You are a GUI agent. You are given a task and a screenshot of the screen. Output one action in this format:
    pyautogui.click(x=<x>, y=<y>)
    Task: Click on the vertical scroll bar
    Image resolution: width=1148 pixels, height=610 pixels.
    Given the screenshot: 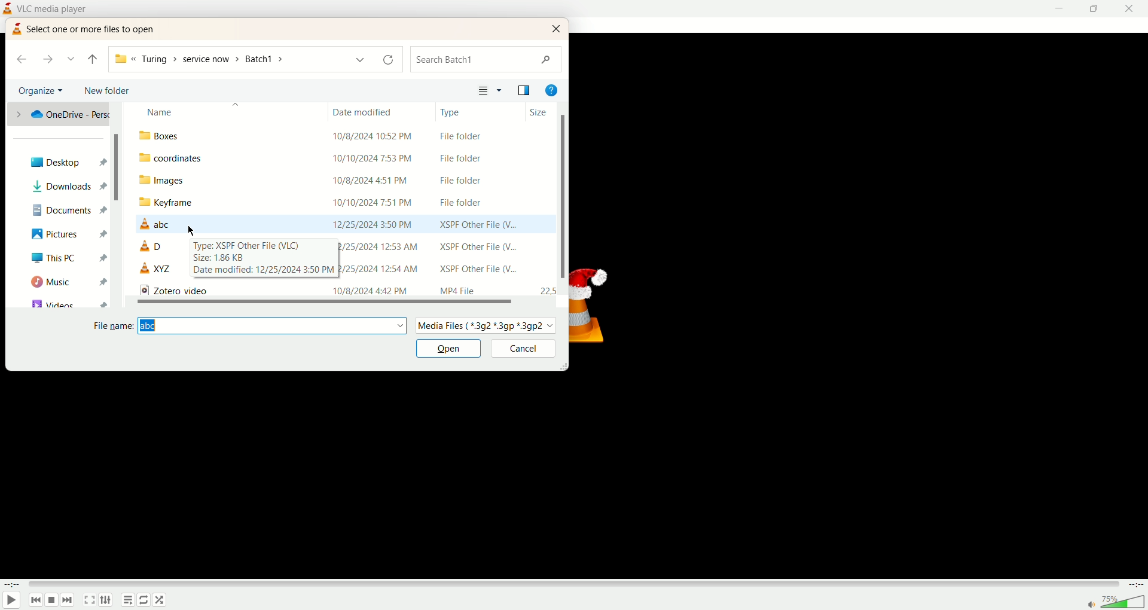 What is the action you would take?
    pyautogui.click(x=116, y=168)
    